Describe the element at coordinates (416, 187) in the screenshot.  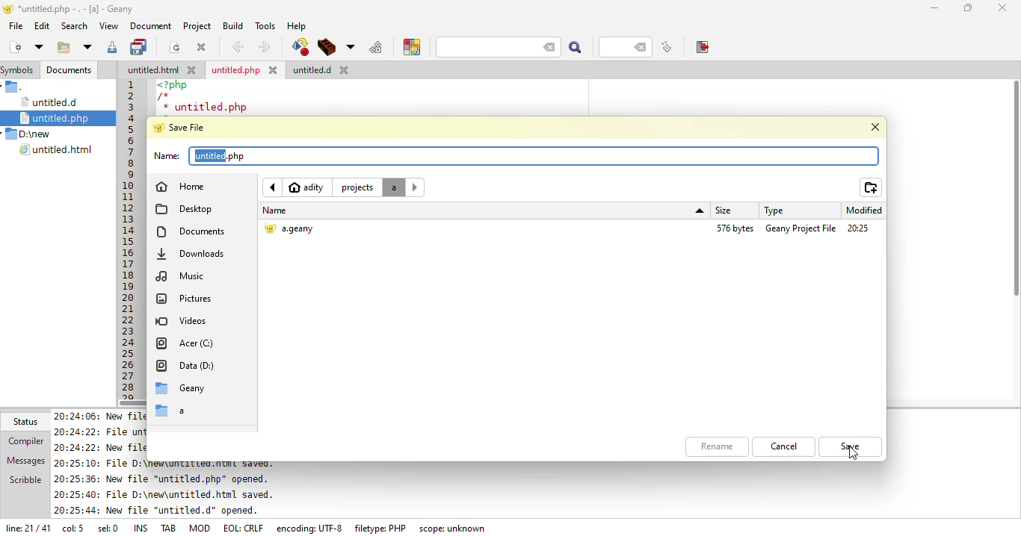
I see `next` at that location.